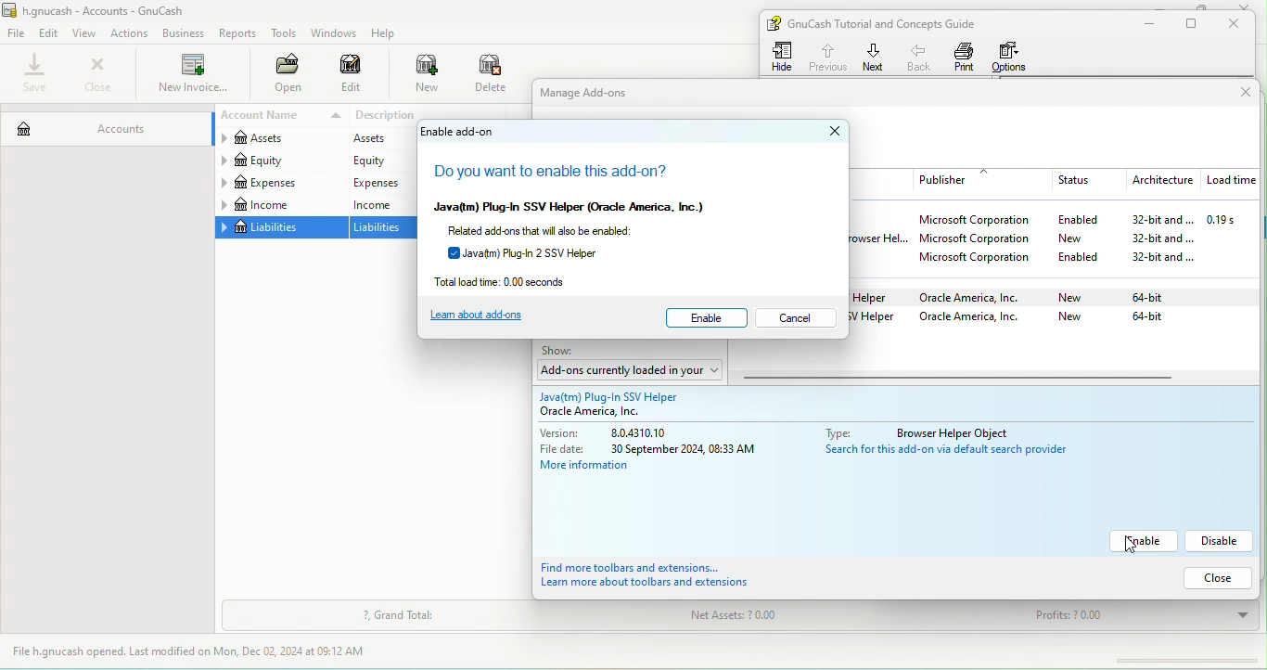 Image resolution: width=1267 pixels, height=670 pixels. What do you see at coordinates (559, 172) in the screenshot?
I see `do you want to enable this add on?` at bounding box center [559, 172].